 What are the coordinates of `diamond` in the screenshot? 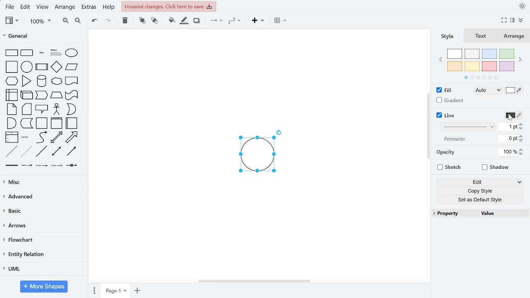 It's located at (57, 67).